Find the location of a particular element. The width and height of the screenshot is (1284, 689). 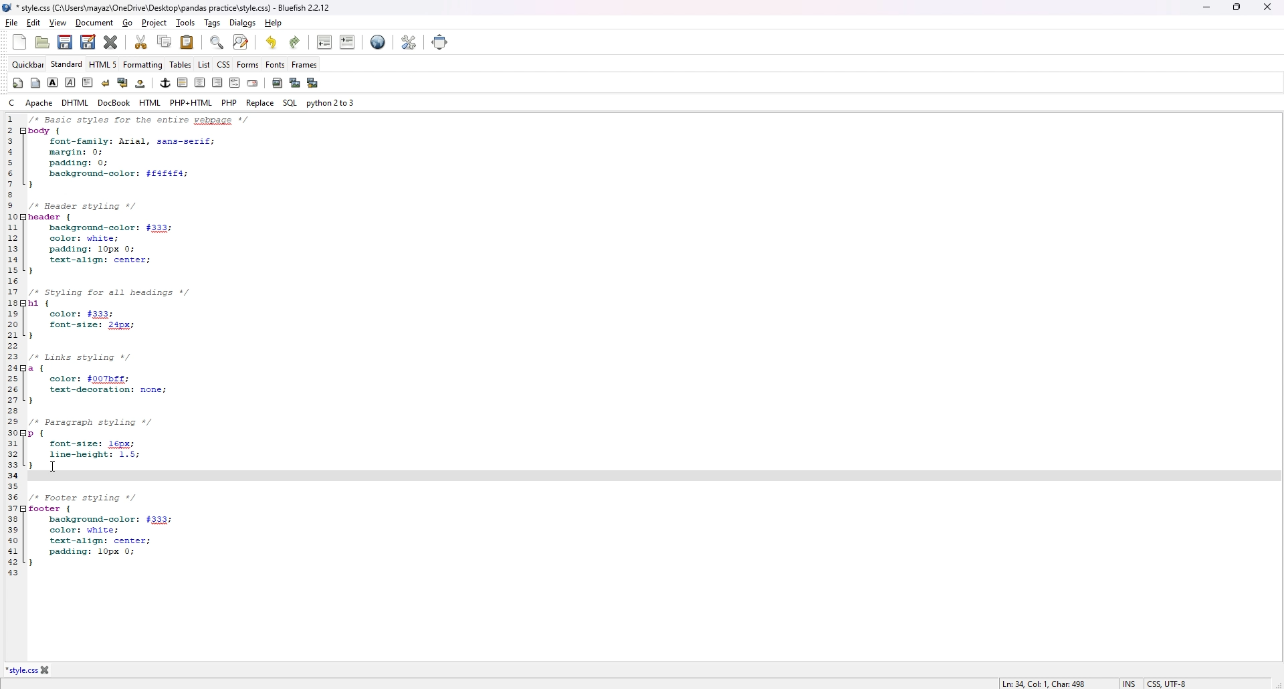

find bar is located at coordinates (216, 43).